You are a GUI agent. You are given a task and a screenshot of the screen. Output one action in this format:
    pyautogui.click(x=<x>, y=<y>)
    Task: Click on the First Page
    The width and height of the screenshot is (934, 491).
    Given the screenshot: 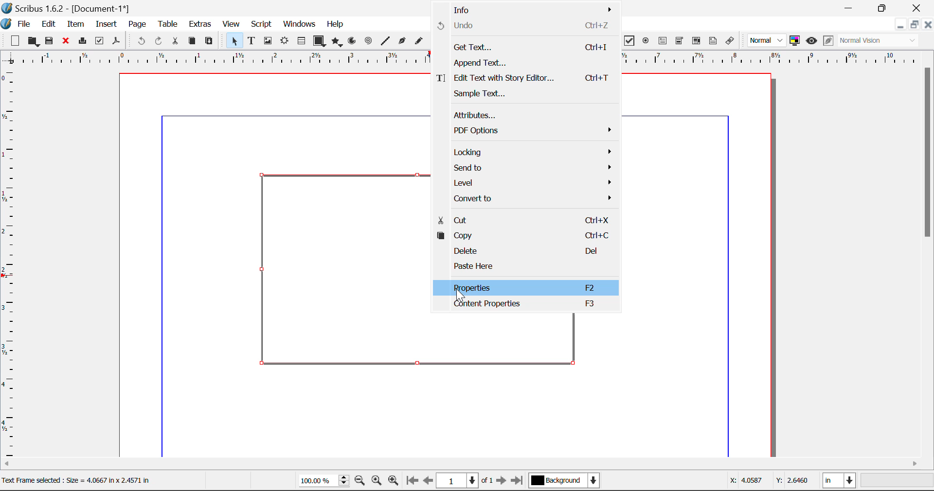 What is the action you would take?
    pyautogui.click(x=412, y=482)
    